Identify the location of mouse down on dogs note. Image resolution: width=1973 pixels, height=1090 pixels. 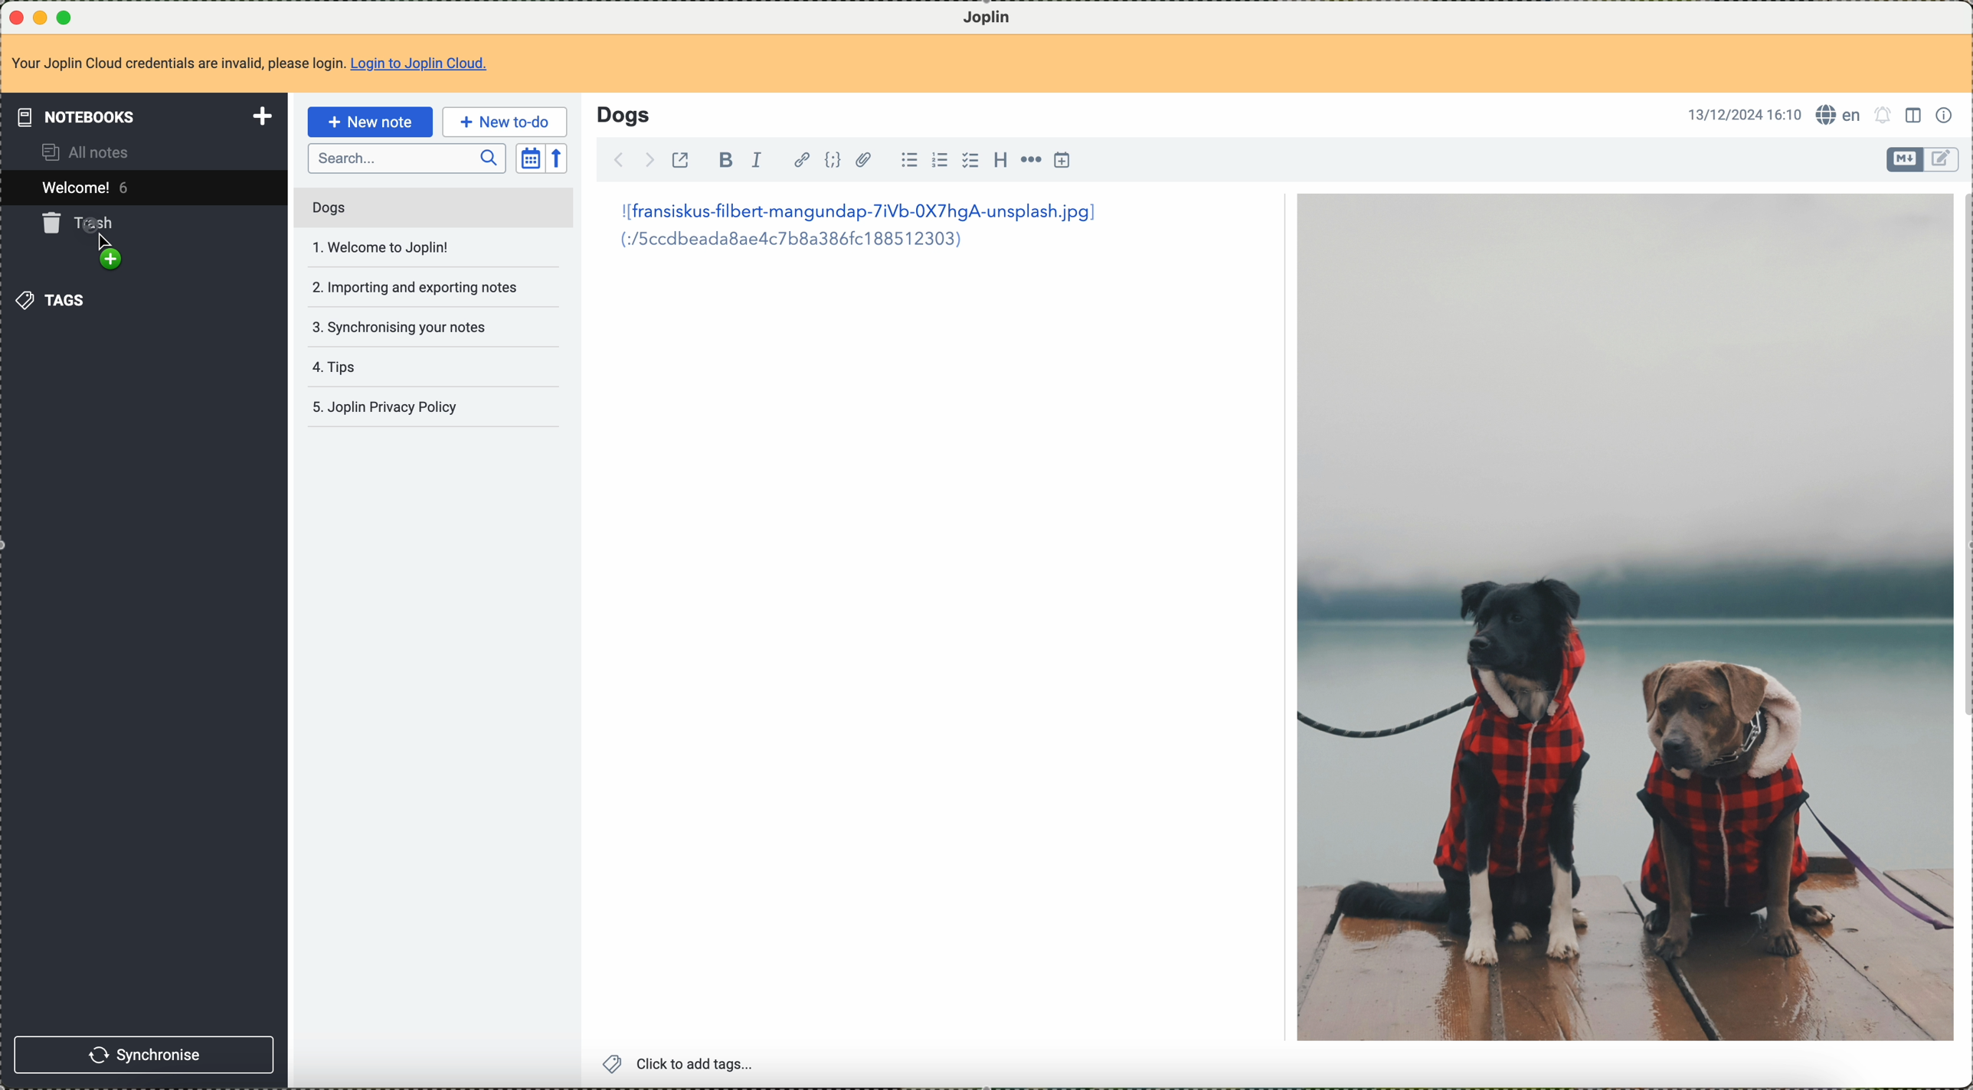
(441, 205).